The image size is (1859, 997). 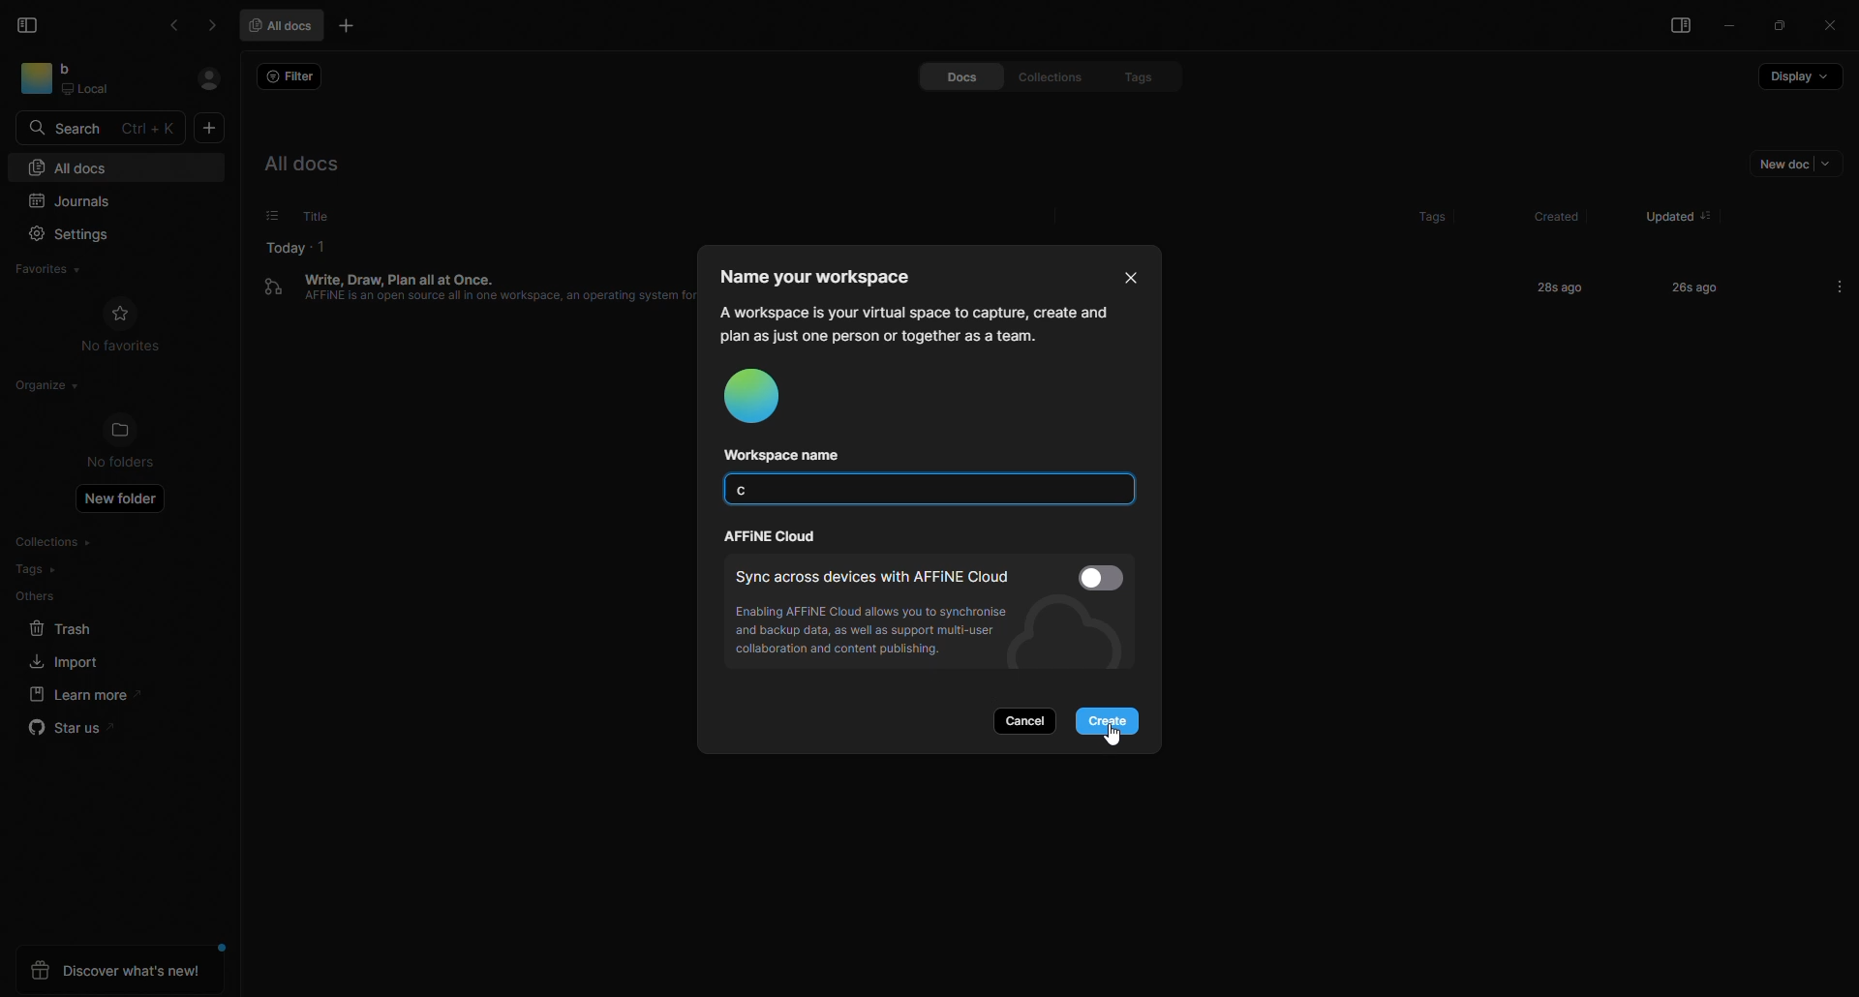 I want to click on info, so click(x=883, y=634).